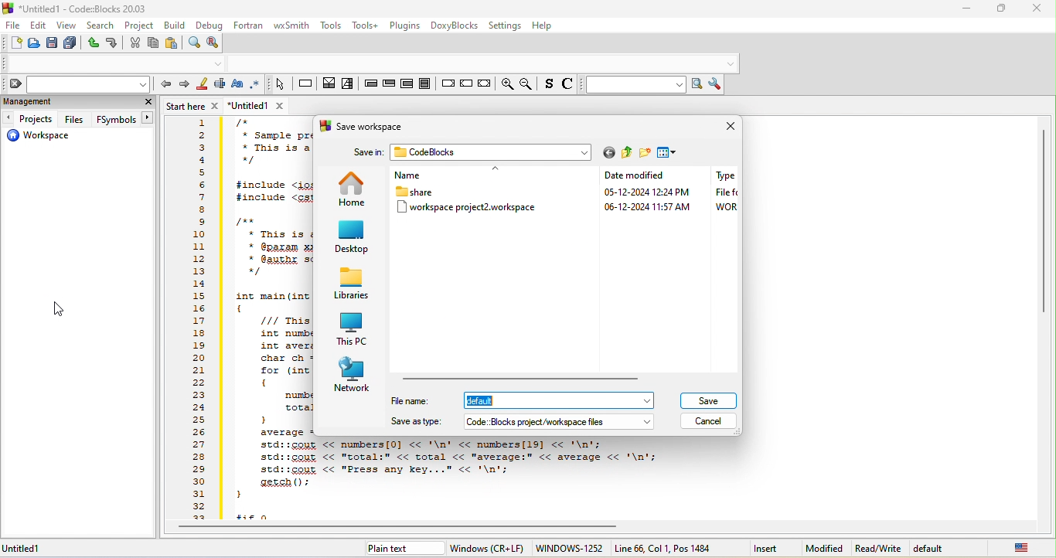 The width and height of the screenshot is (1056, 558). What do you see at coordinates (249, 25) in the screenshot?
I see `fortran` at bounding box center [249, 25].